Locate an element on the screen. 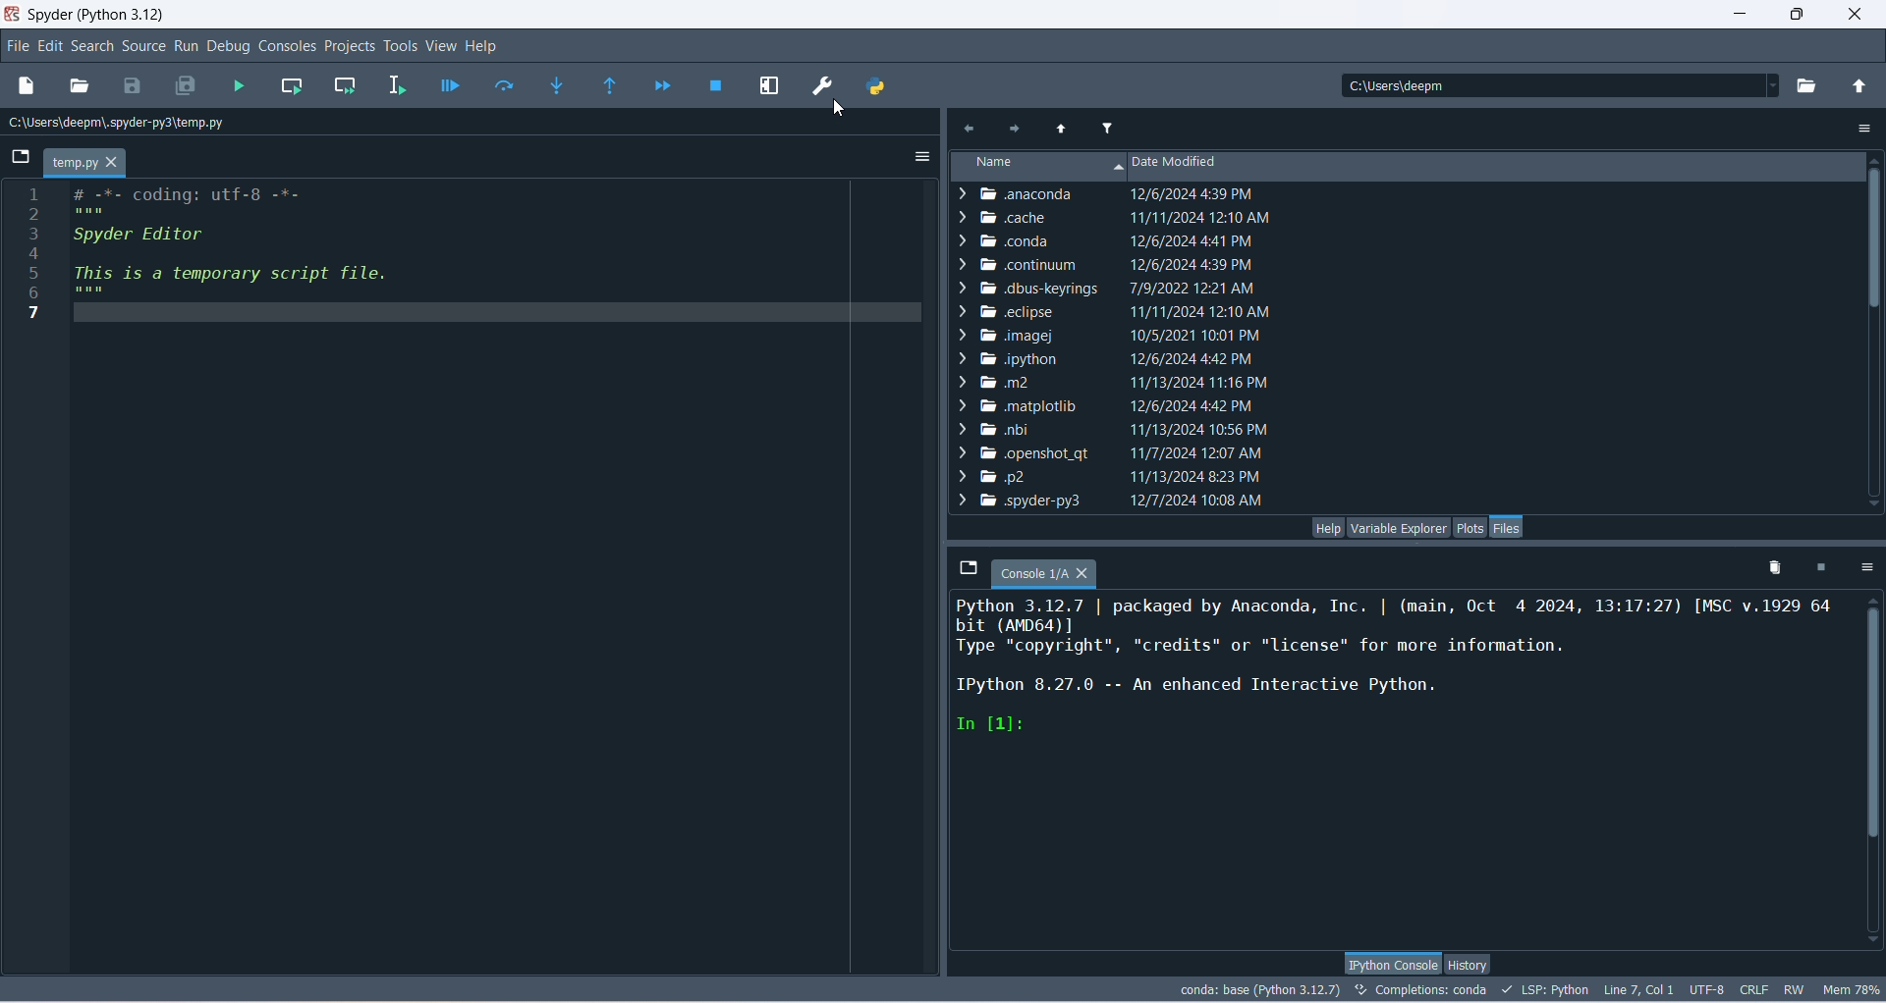 Image resolution: width=1886 pixels, height=1003 pixels. save all files is located at coordinates (187, 86).